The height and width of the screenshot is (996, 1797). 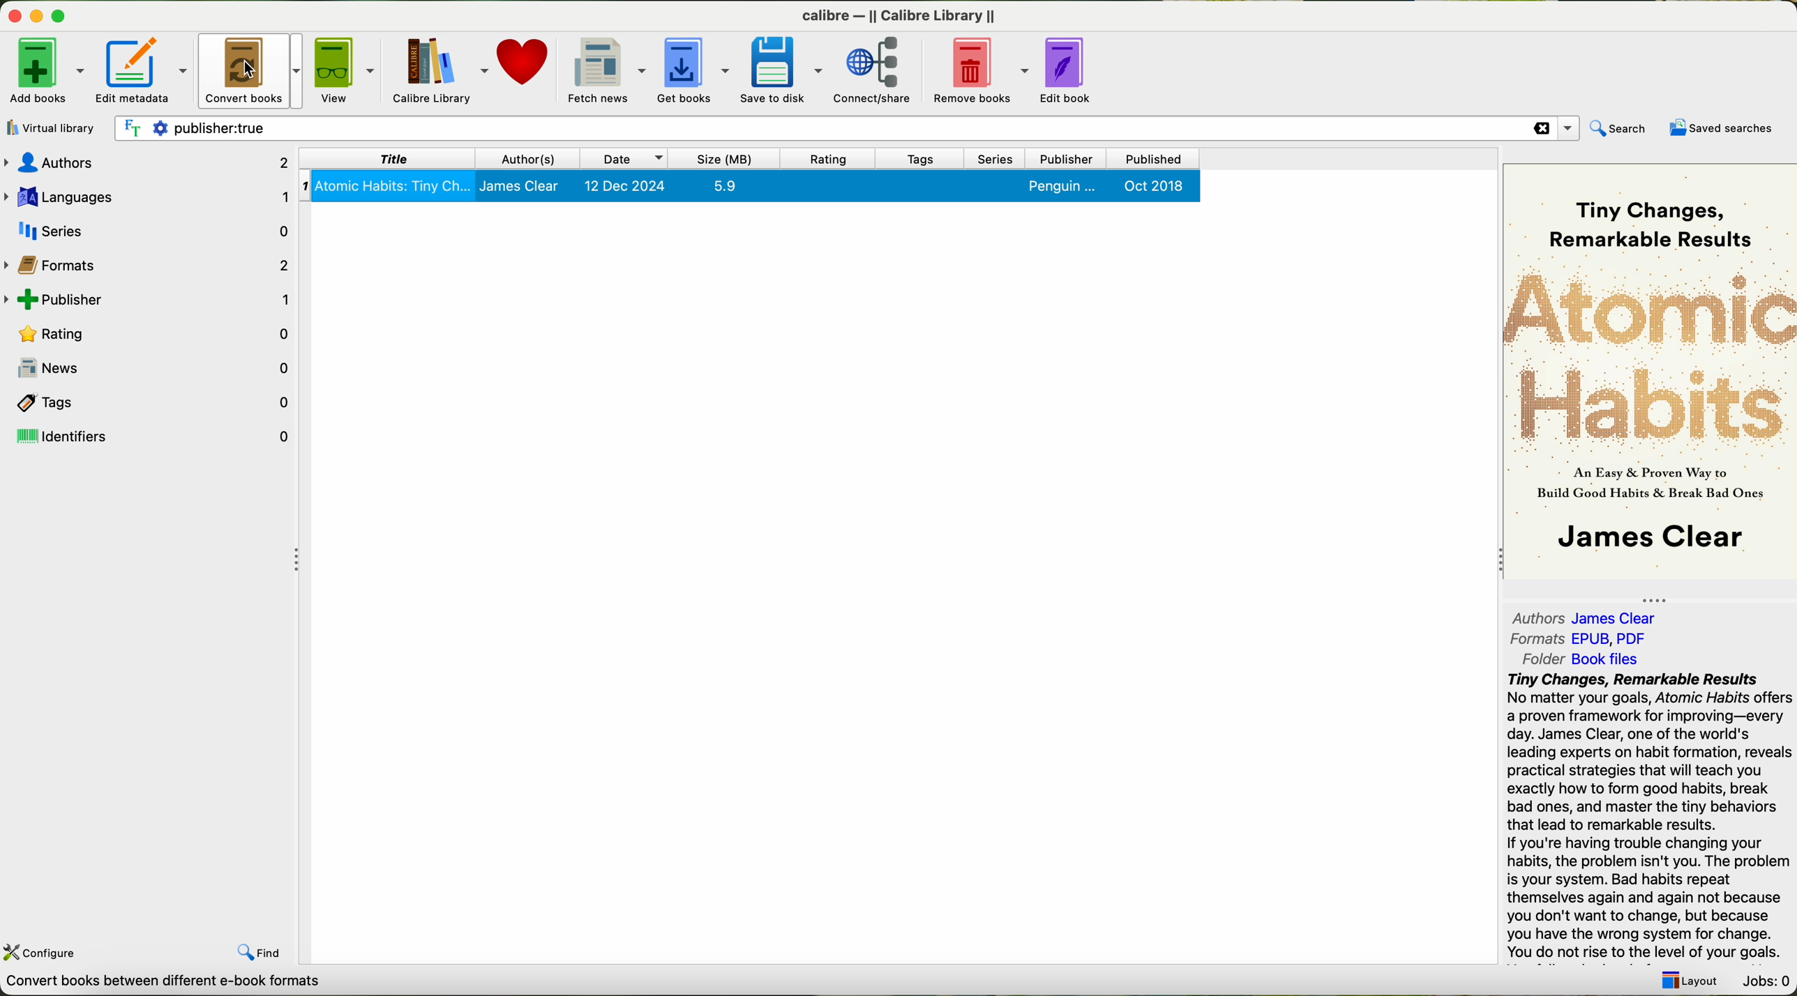 I want to click on save to disk, so click(x=779, y=70).